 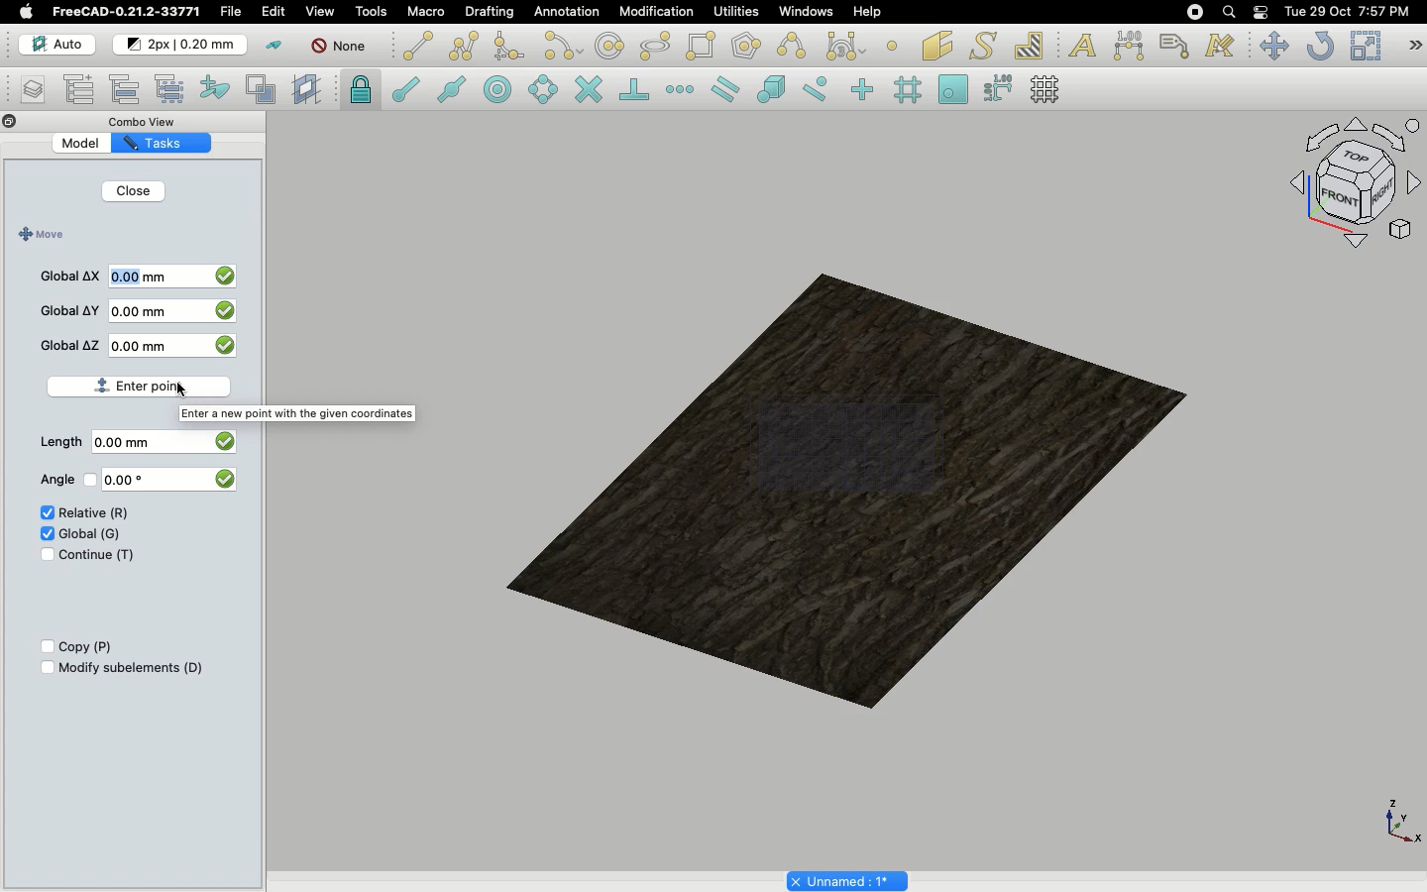 I want to click on Angle, so click(x=54, y=480).